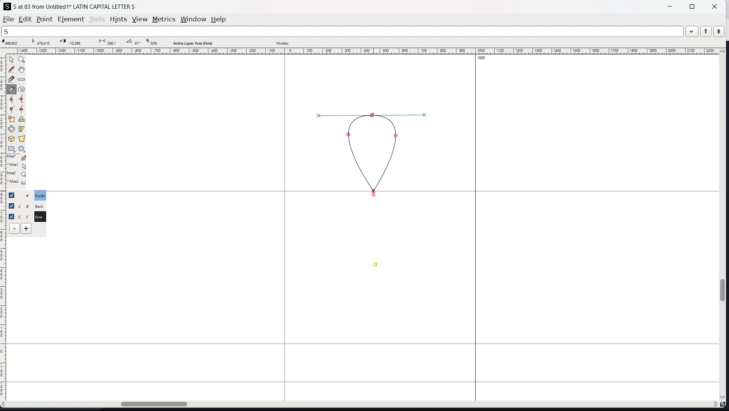  What do you see at coordinates (13, 42) in the screenshot?
I see `cursor coordinate` at bounding box center [13, 42].